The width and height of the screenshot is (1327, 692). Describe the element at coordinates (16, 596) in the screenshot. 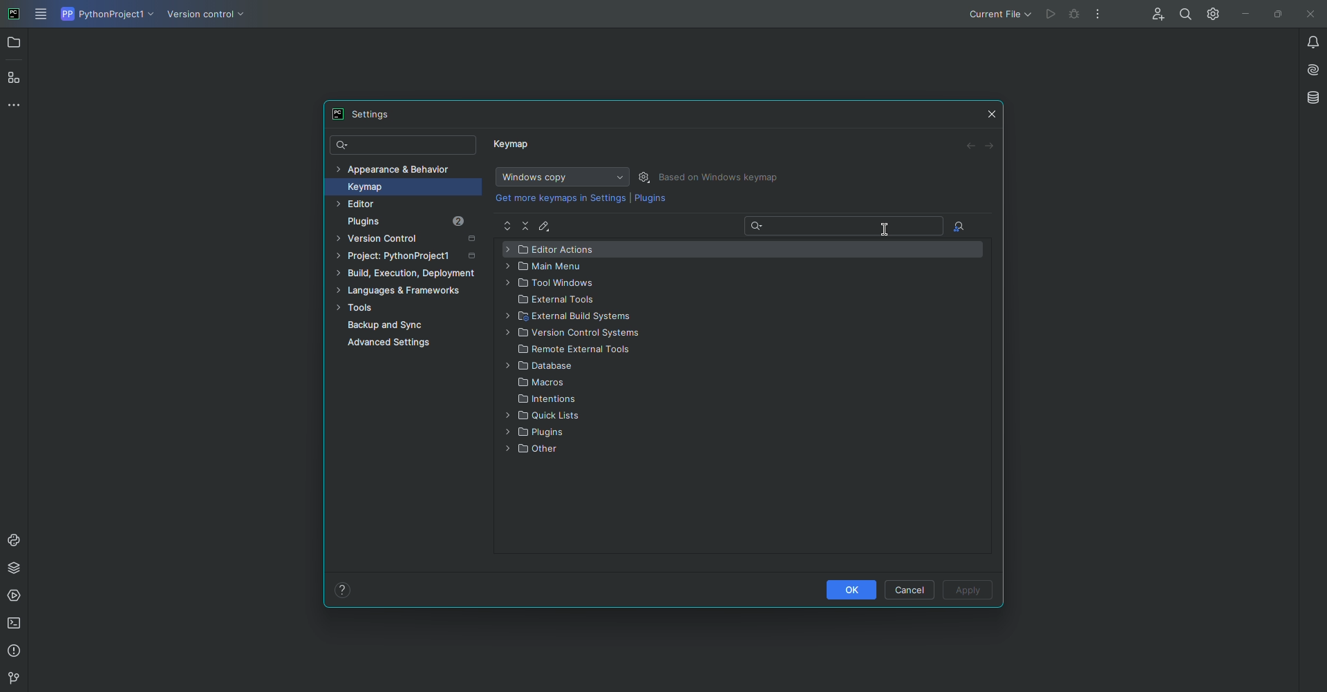

I see `Services` at that location.